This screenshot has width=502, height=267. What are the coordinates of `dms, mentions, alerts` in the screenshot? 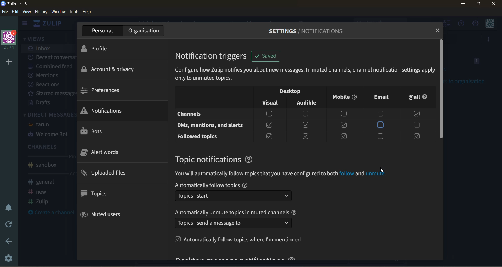 It's located at (210, 125).